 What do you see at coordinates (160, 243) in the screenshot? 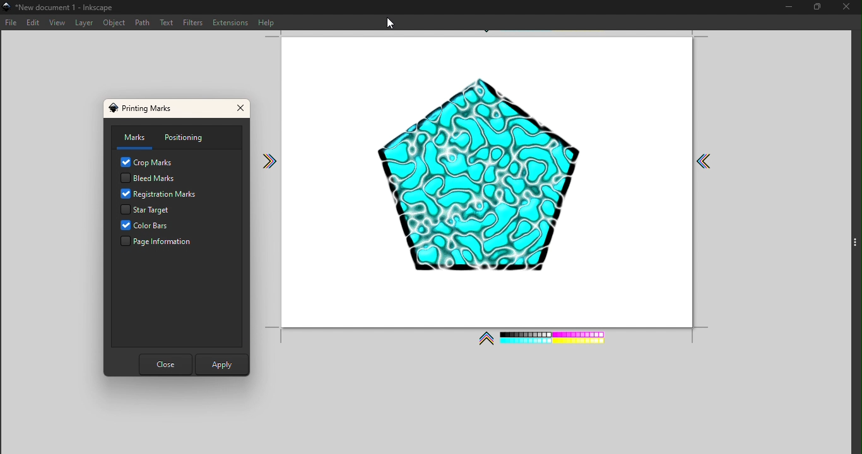
I see `Page Information` at bounding box center [160, 243].